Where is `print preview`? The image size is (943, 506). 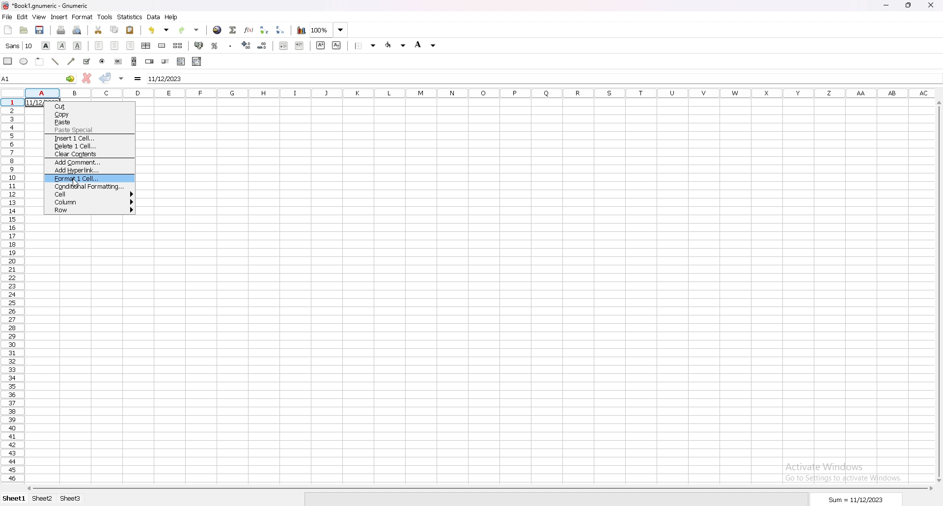
print preview is located at coordinates (78, 30).